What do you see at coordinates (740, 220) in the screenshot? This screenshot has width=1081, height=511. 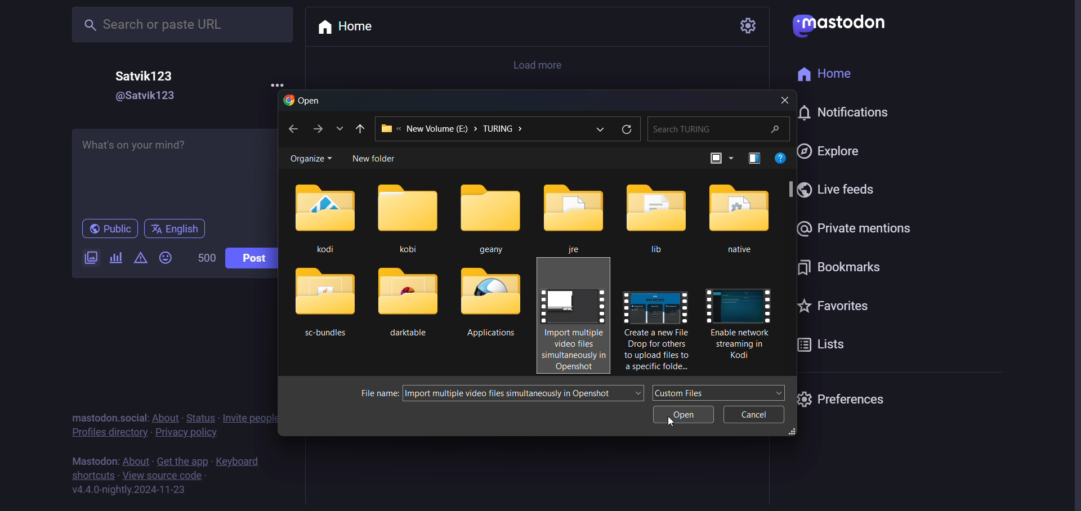 I see `native` at bounding box center [740, 220].